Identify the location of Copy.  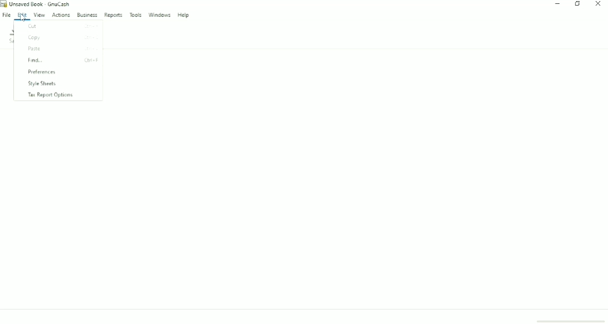
(60, 38).